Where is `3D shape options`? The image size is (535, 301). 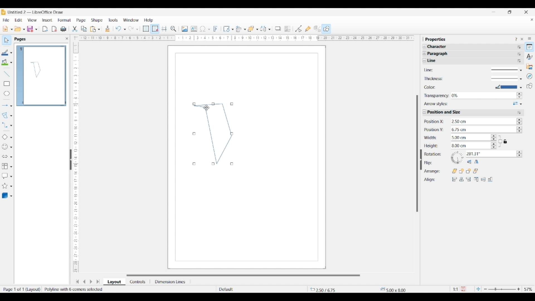
3D shape options is located at coordinates (11, 196).